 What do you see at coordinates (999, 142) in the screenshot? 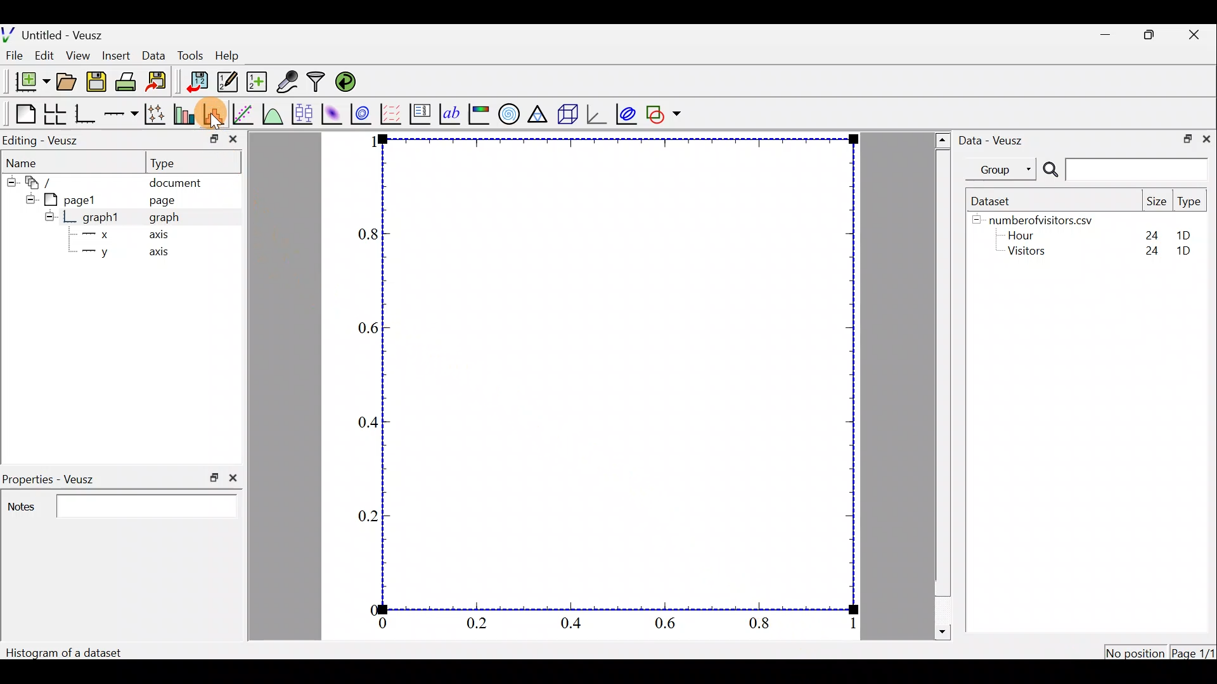
I see `Data - Veusz` at bounding box center [999, 142].